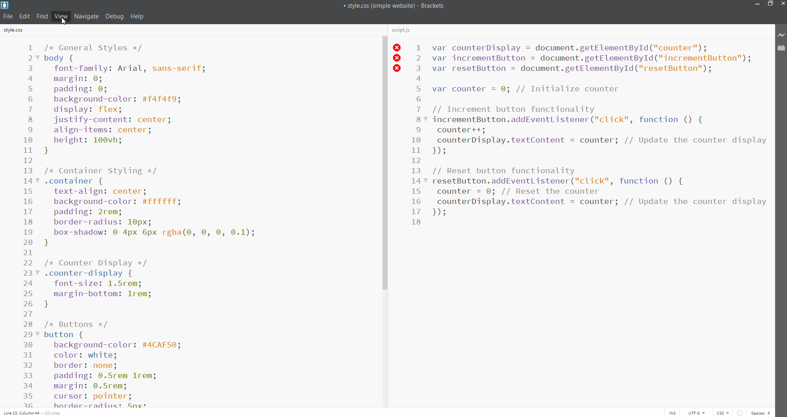  Describe the element at coordinates (373, 6) in the screenshot. I see `title bar` at that location.